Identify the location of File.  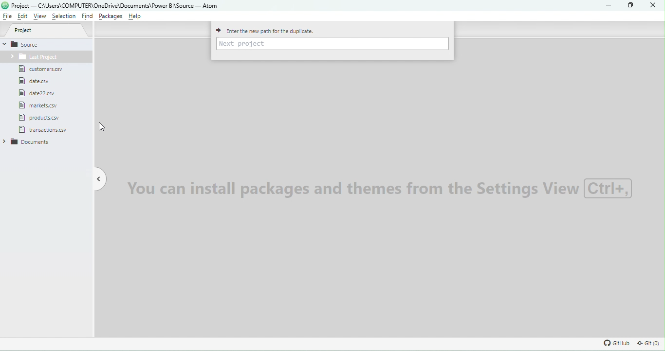
(36, 81).